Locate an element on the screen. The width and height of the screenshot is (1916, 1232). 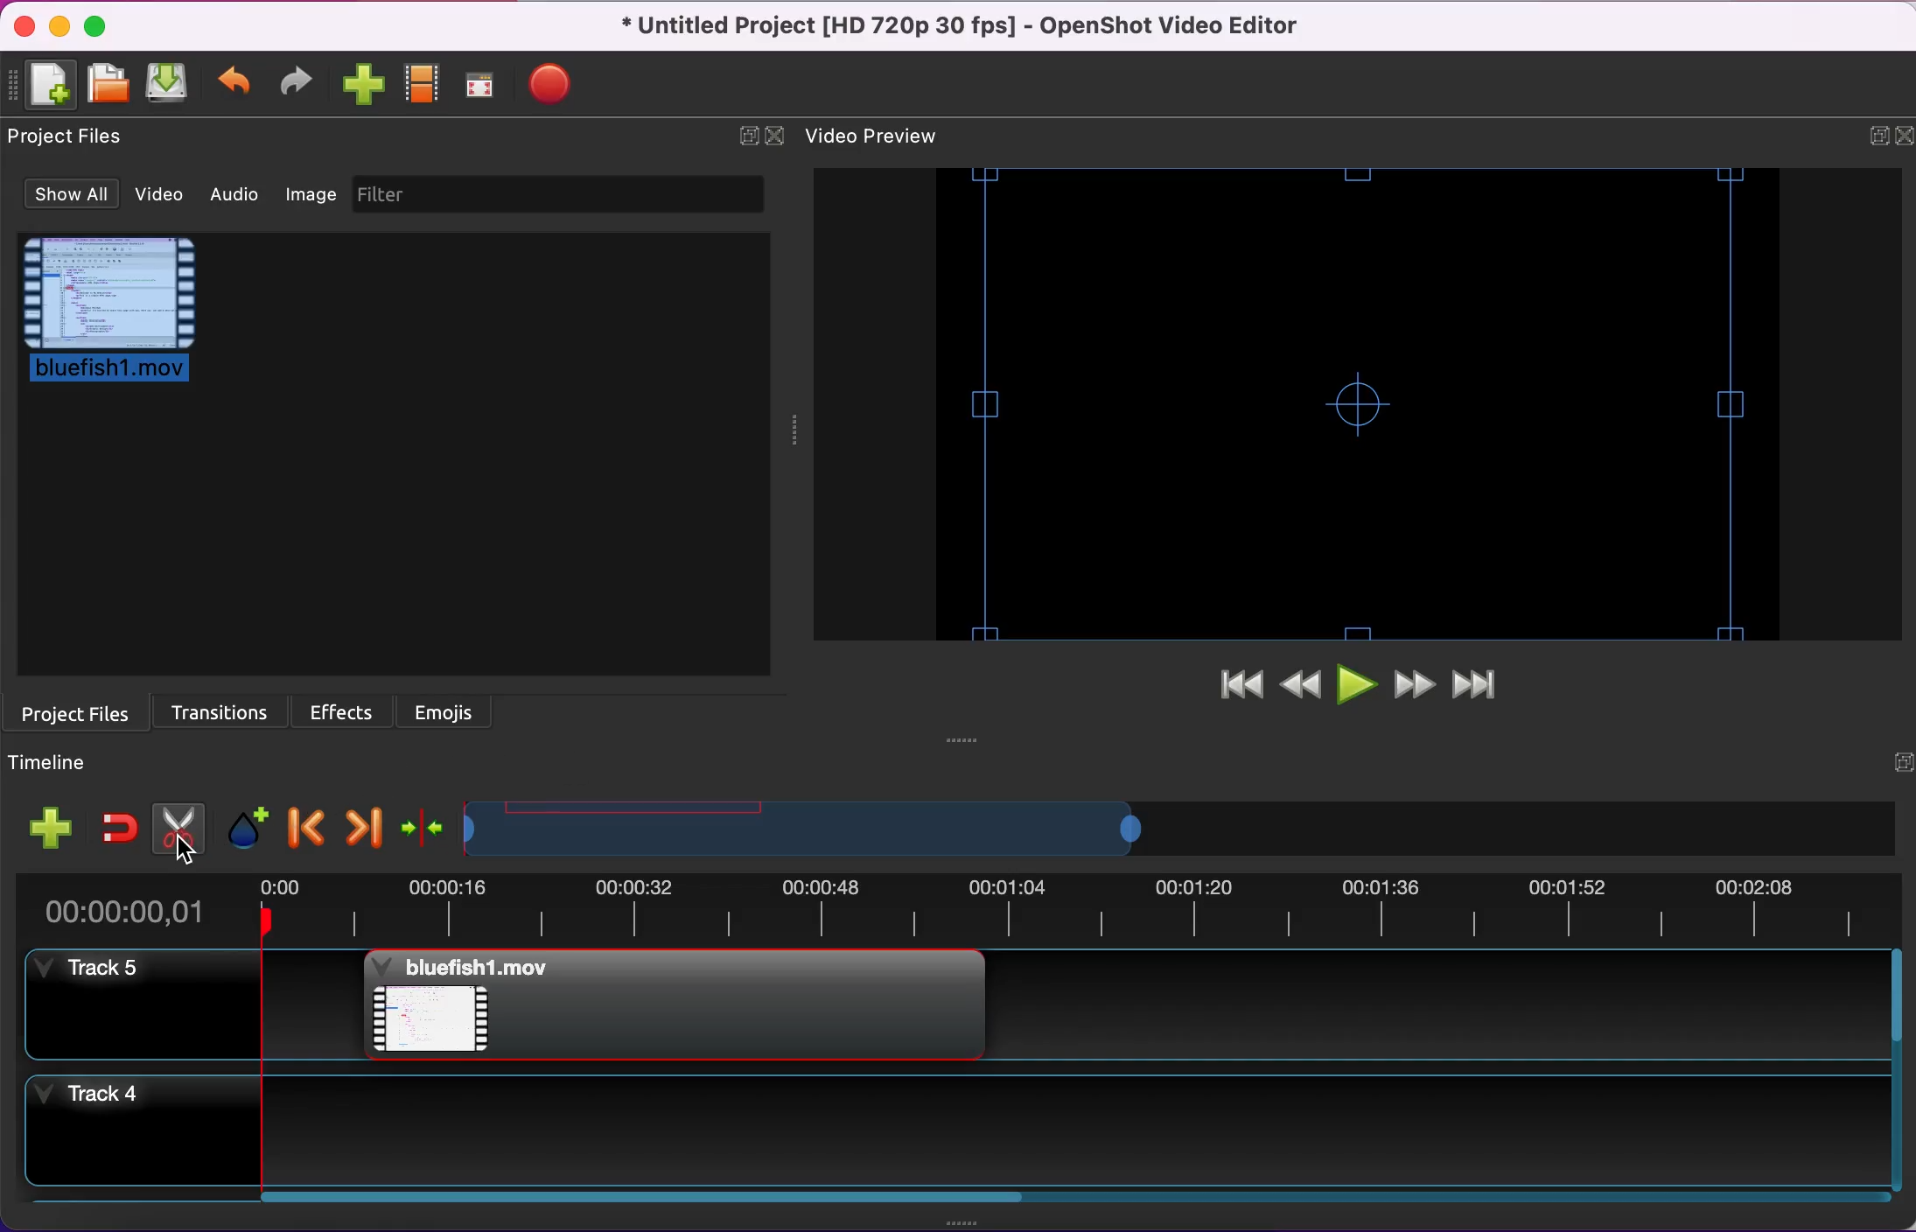
undo is located at coordinates (236, 86).